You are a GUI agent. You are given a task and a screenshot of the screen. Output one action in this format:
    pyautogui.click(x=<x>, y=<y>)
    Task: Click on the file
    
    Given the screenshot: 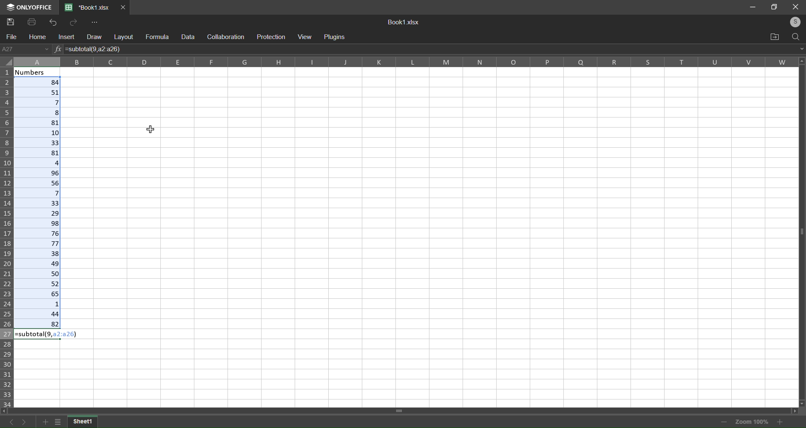 What is the action you would take?
    pyautogui.click(x=12, y=37)
    